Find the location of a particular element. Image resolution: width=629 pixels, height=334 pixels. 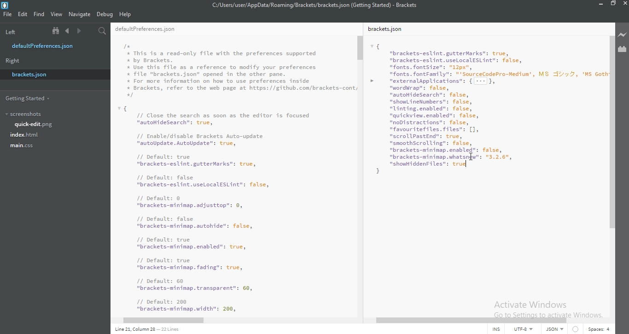

brackets.json is located at coordinates (29, 75).